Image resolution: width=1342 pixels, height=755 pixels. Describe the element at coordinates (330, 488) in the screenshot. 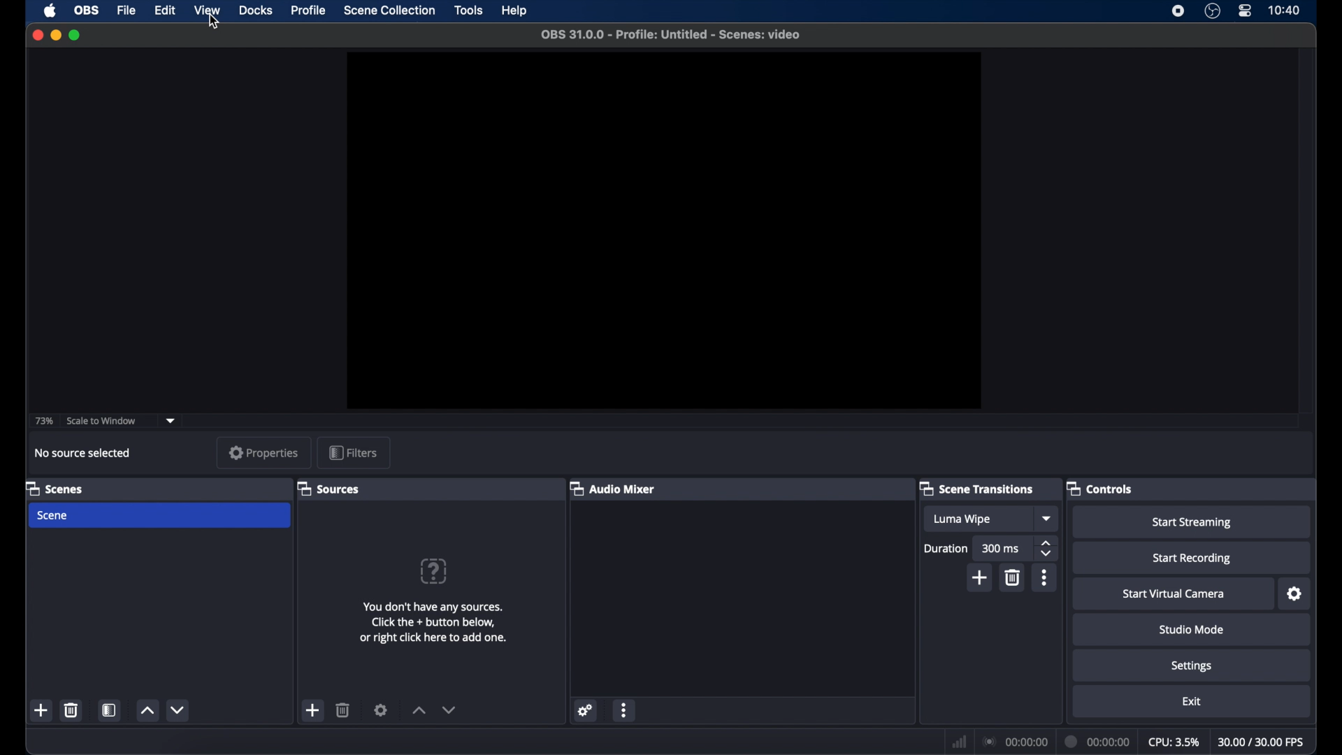

I see `sources` at that location.